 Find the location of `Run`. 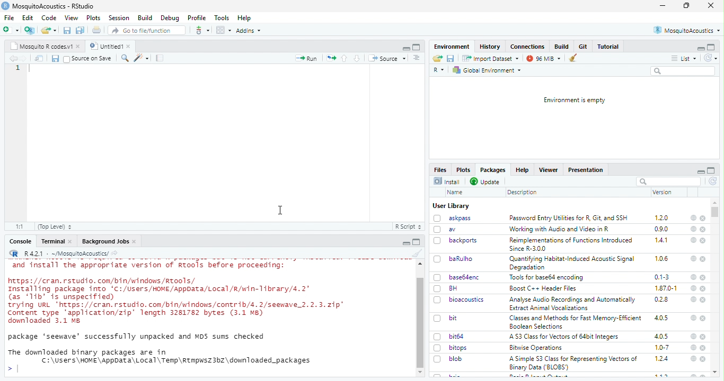

Run is located at coordinates (306, 58).